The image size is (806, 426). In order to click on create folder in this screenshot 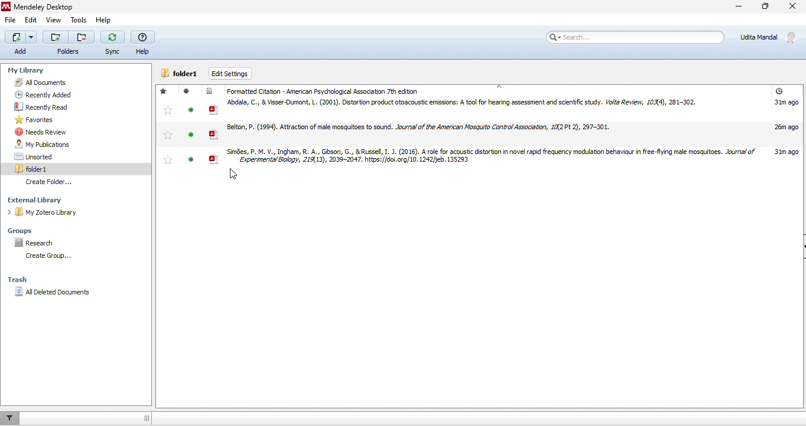, I will do `click(46, 257)`.